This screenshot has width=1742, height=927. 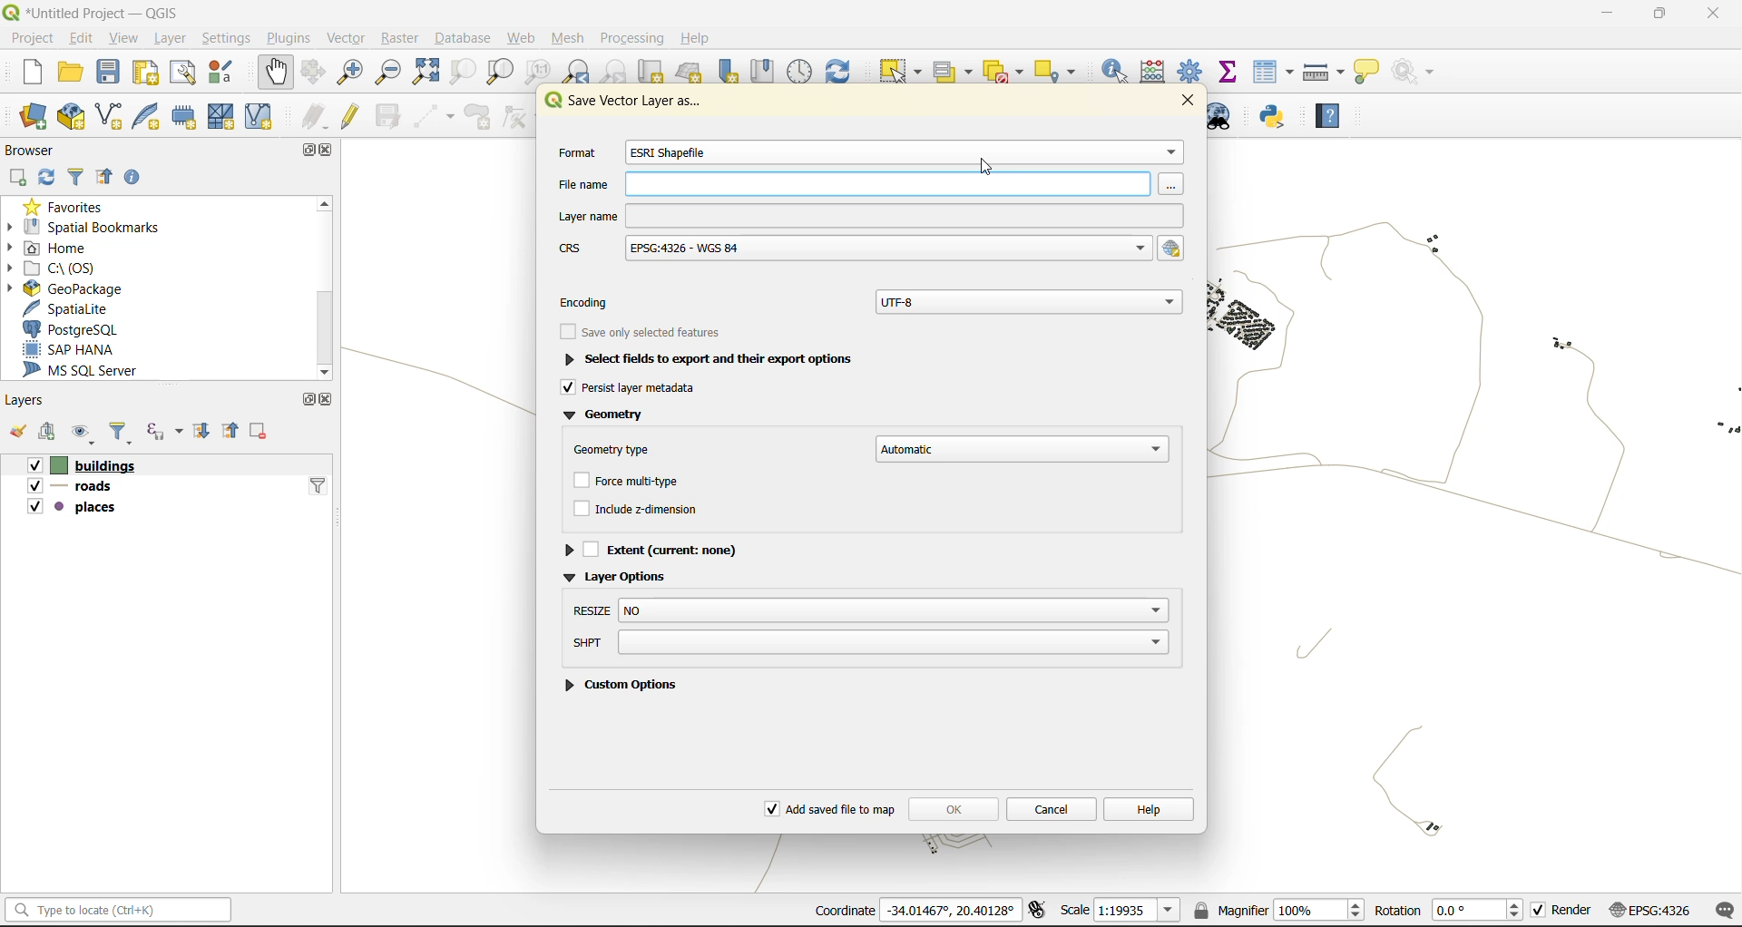 What do you see at coordinates (1601, 17) in the screenshot?
I see `minimize` at bounding box center [1601, 17].